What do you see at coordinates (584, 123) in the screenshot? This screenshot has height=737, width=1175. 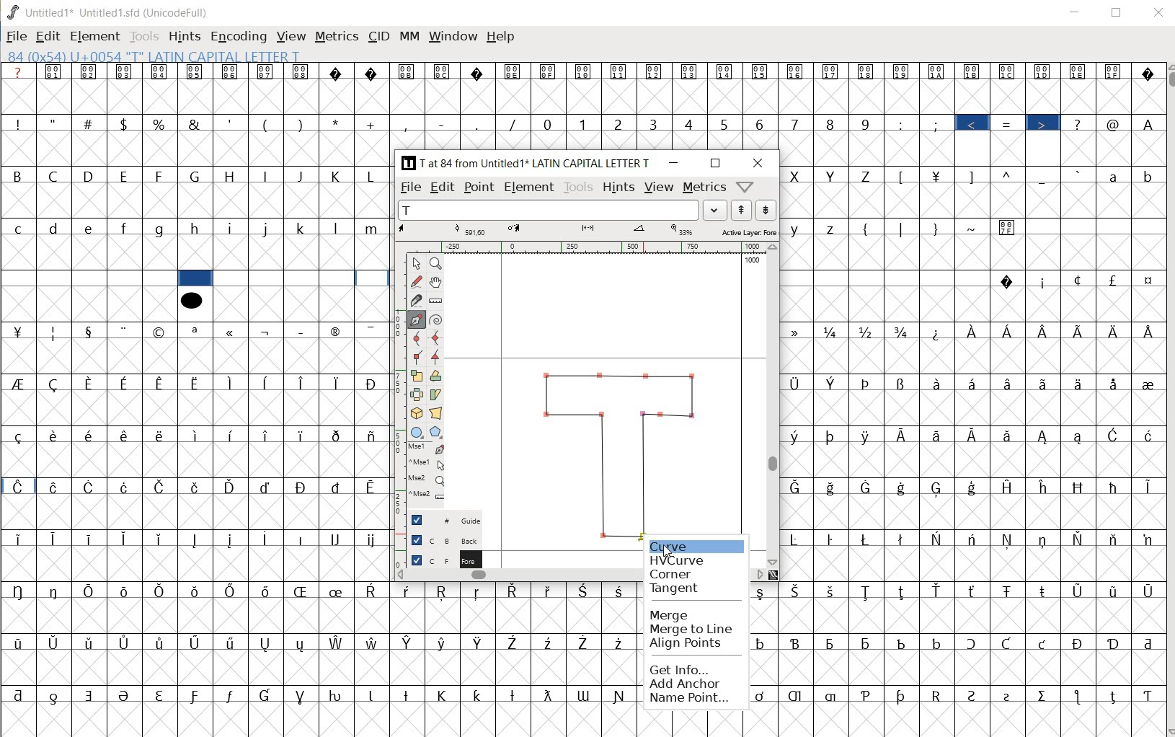 I see `1` at bounding box center [584, 123].